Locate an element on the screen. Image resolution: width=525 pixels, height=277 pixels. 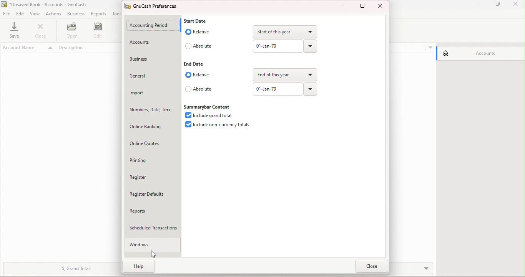
Import is located at coordinates (152, 91).